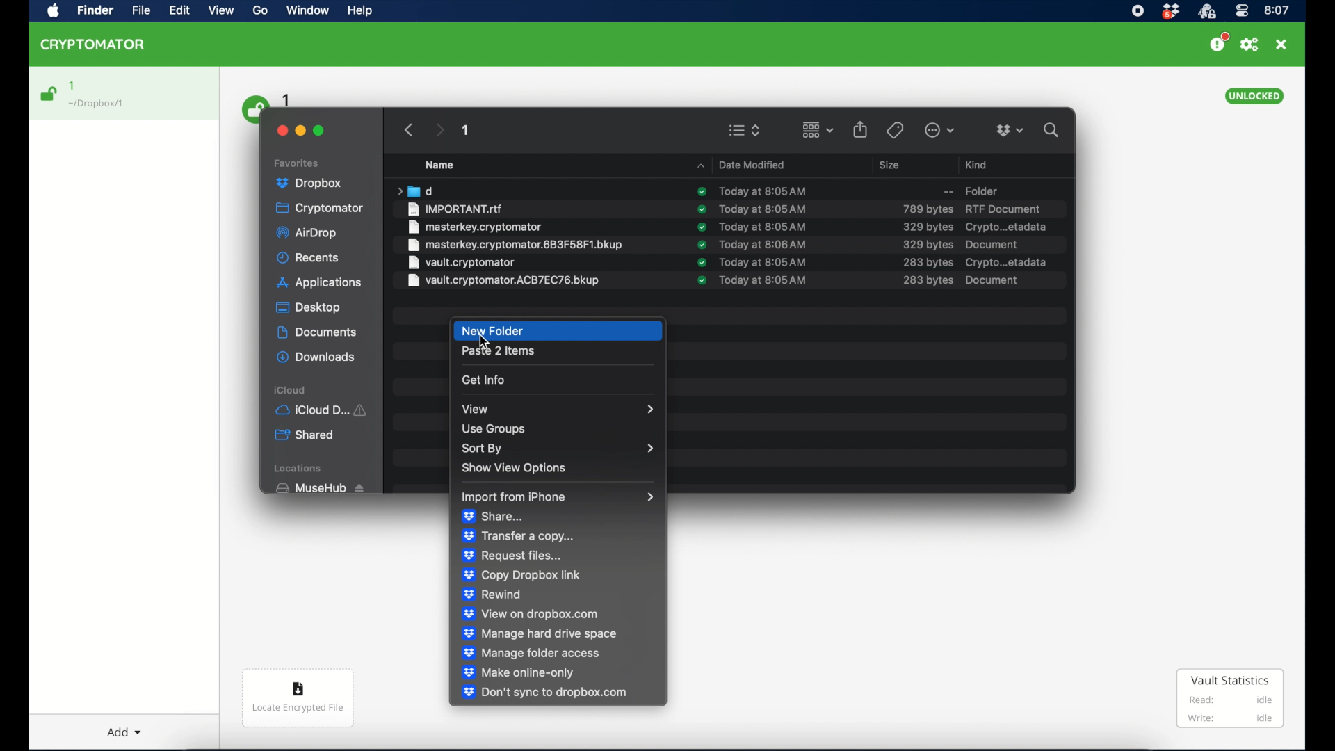  Describe the element at coordinates (319, 488) in the screenshot. I see `musehub` at that location.